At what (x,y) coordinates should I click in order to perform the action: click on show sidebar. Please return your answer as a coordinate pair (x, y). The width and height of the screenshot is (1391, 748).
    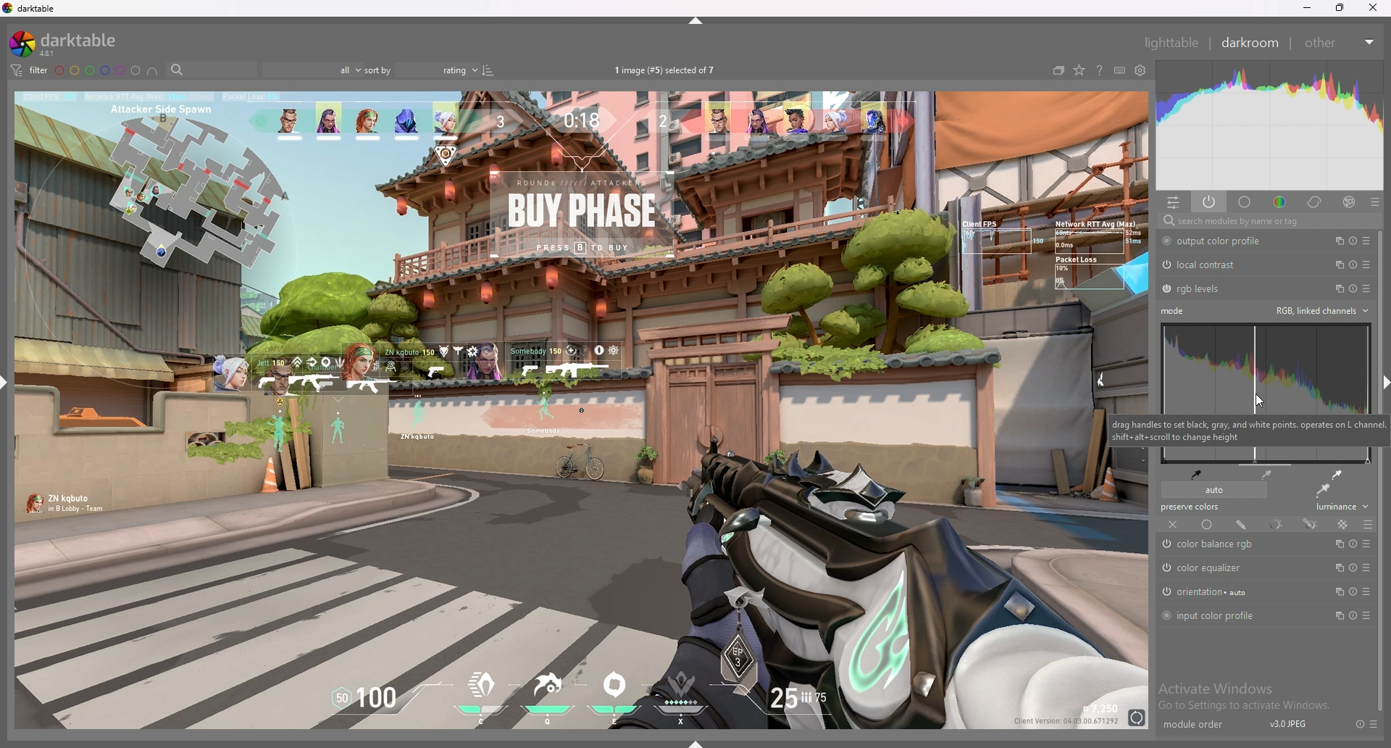
    Looking at the image, I should click on (4, 381).